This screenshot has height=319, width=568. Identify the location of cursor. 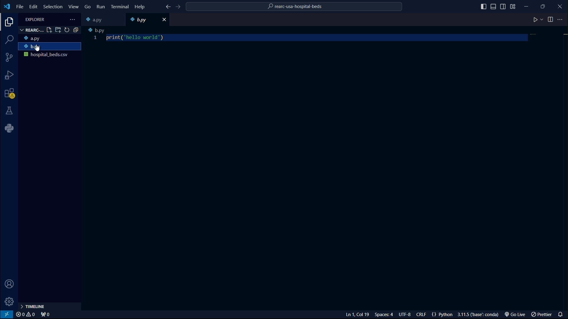
(37, 48).